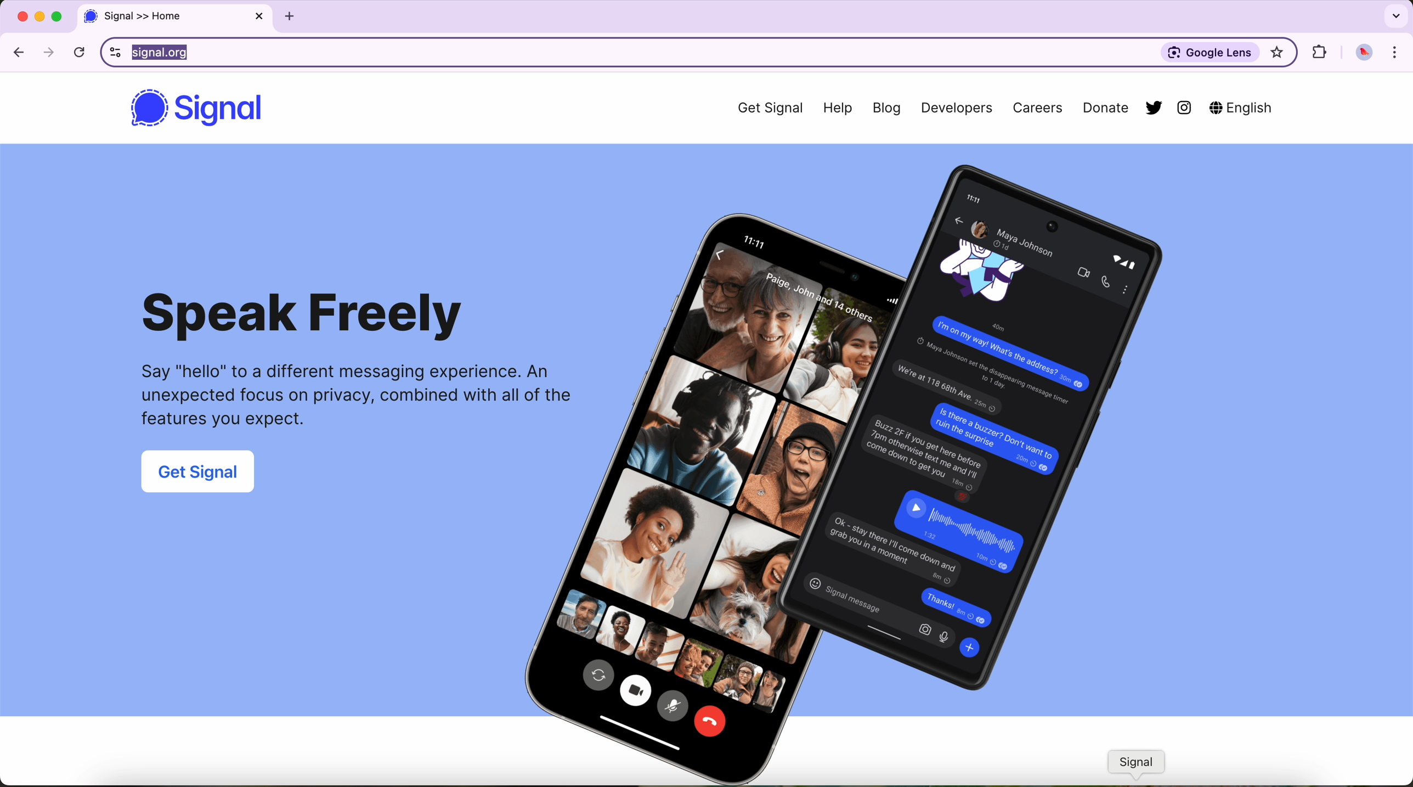 The image size is (1413, 787). I want to click on Speak Freely, so click(307, 316).